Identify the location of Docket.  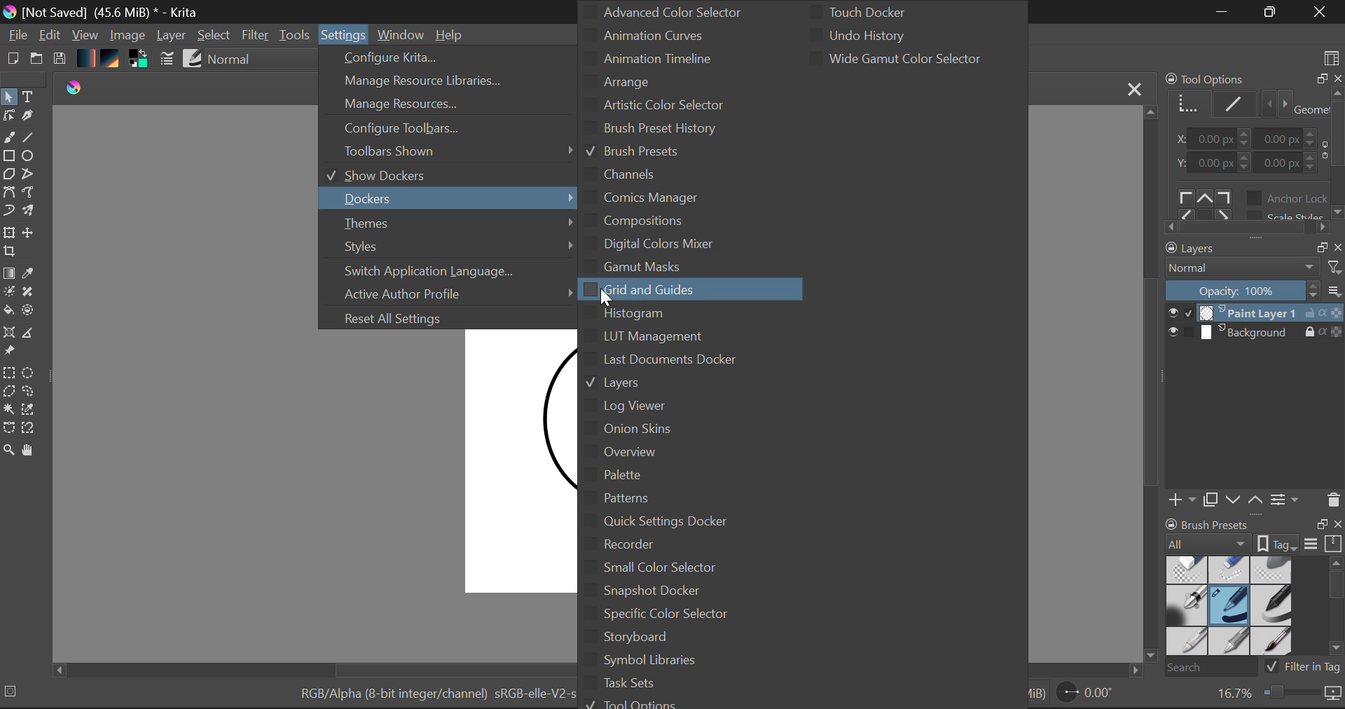
(443, 200).